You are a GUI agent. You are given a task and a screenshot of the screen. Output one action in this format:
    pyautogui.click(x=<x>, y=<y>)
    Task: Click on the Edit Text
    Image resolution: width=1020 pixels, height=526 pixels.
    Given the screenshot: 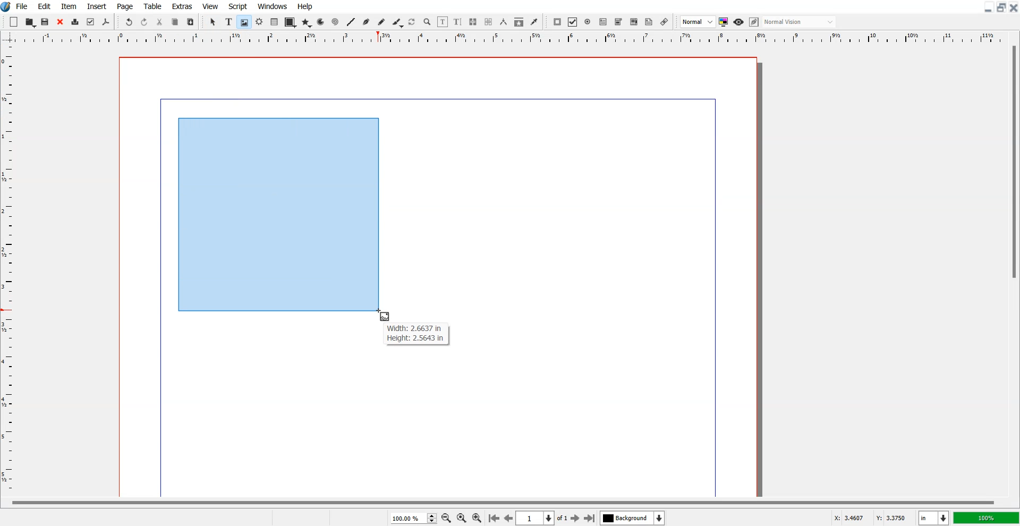 What is the action you would take?
    pyautogui.click(x=458, y=22)
    